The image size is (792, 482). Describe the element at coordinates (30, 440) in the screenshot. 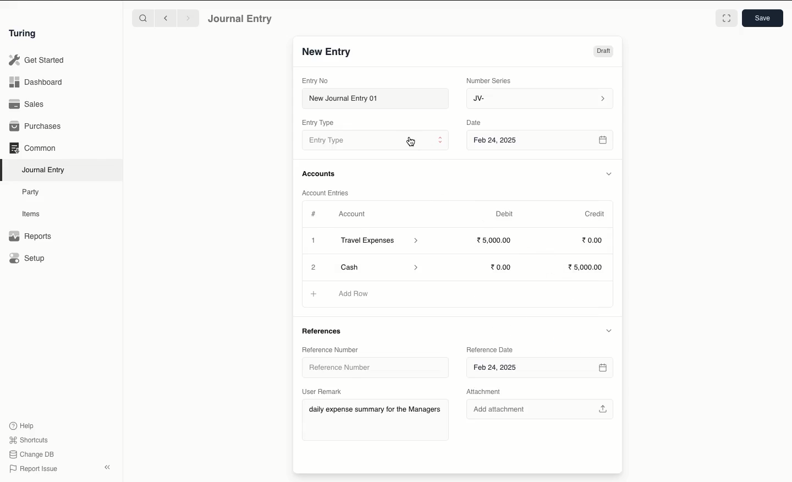

I see `Shortcuts` at that location.